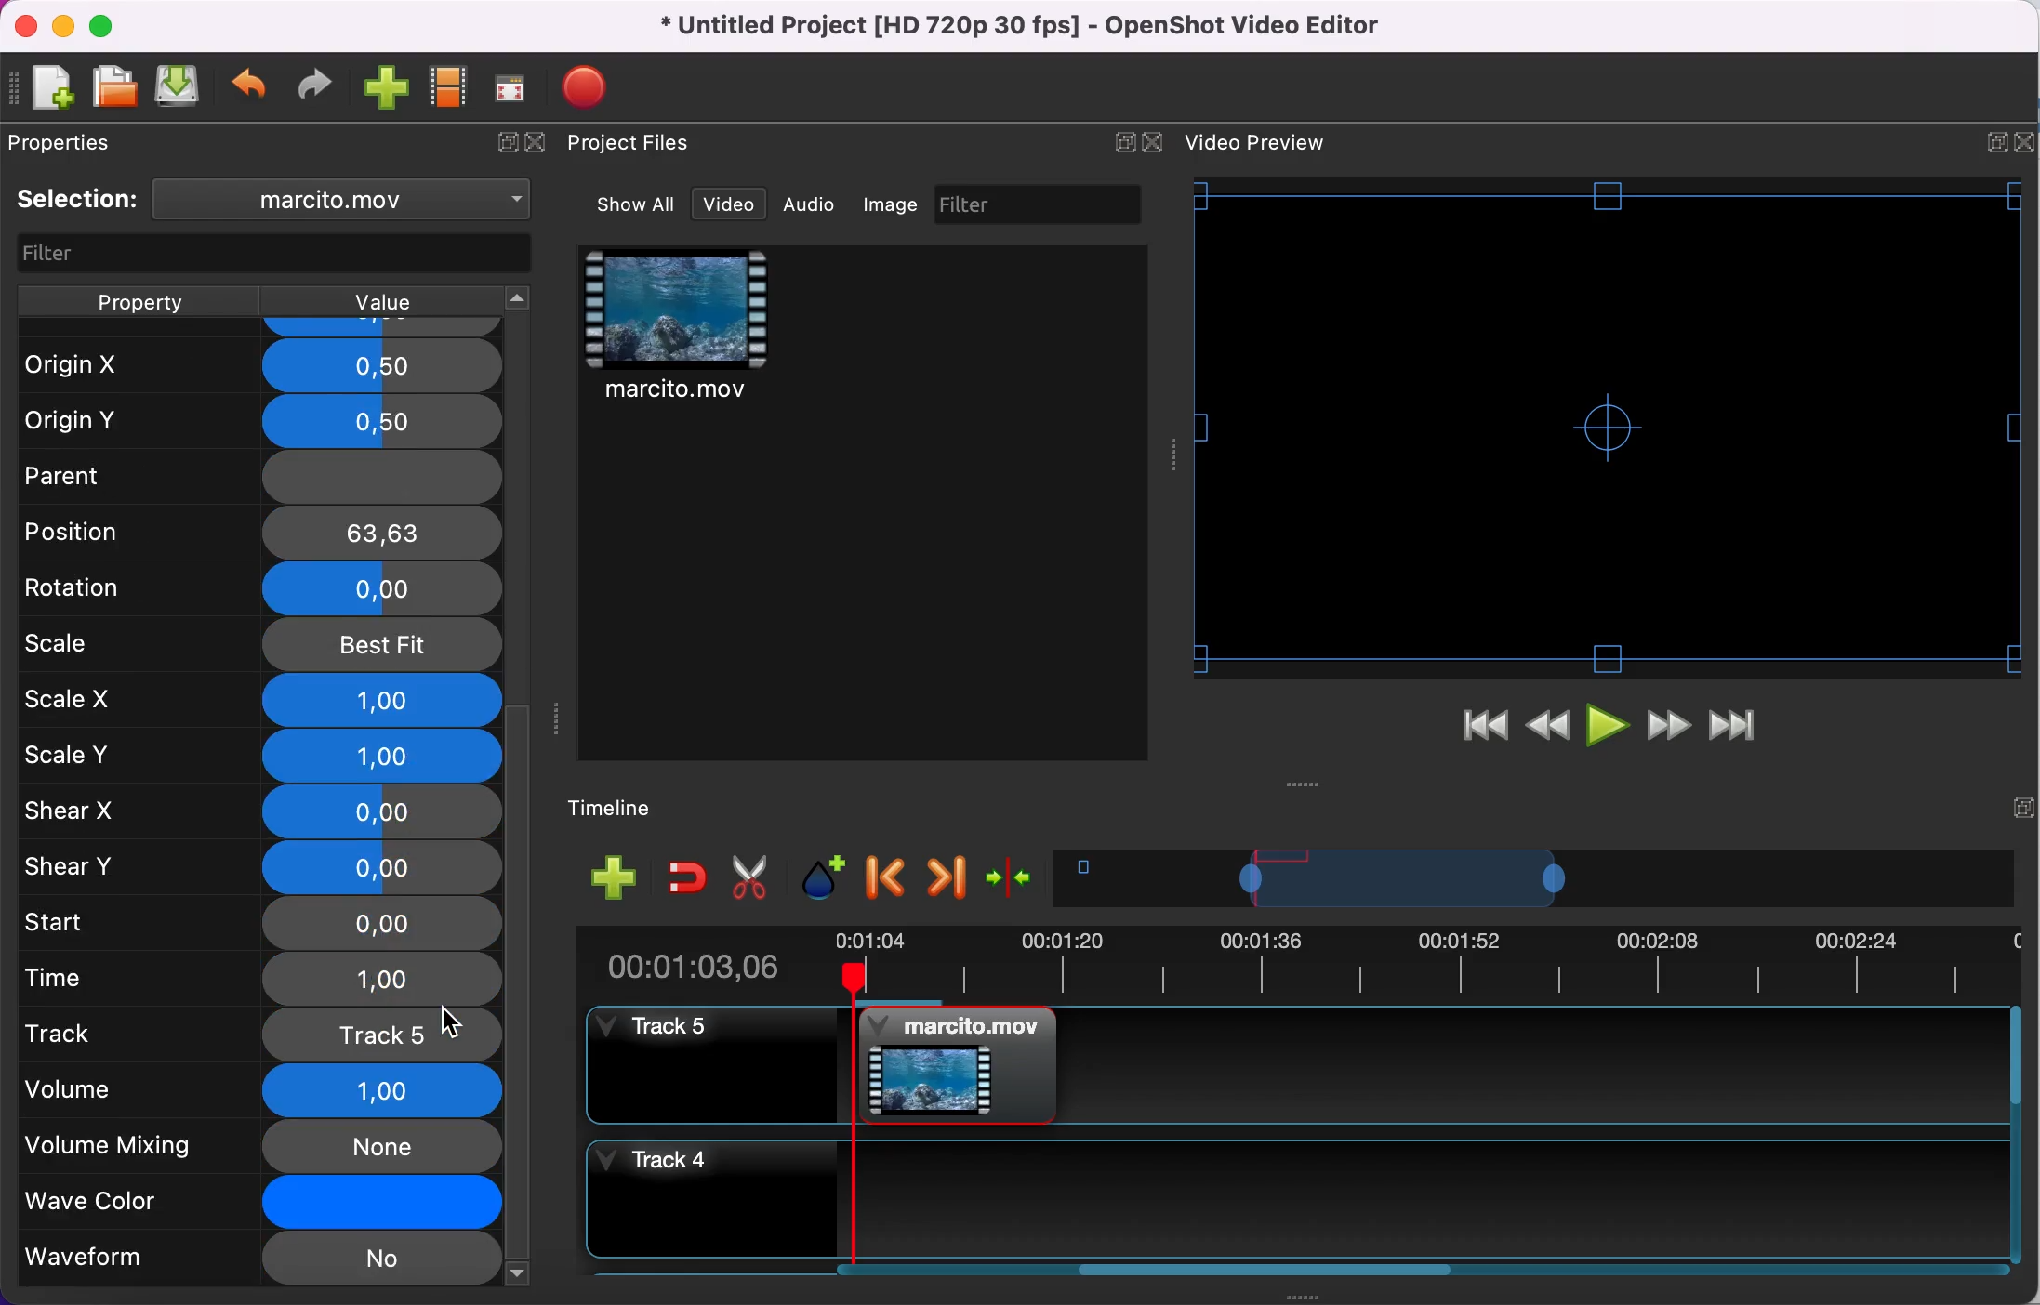 This screenshot has width=2040, height=1305. I want to click on timeline, so click(1534, 877).